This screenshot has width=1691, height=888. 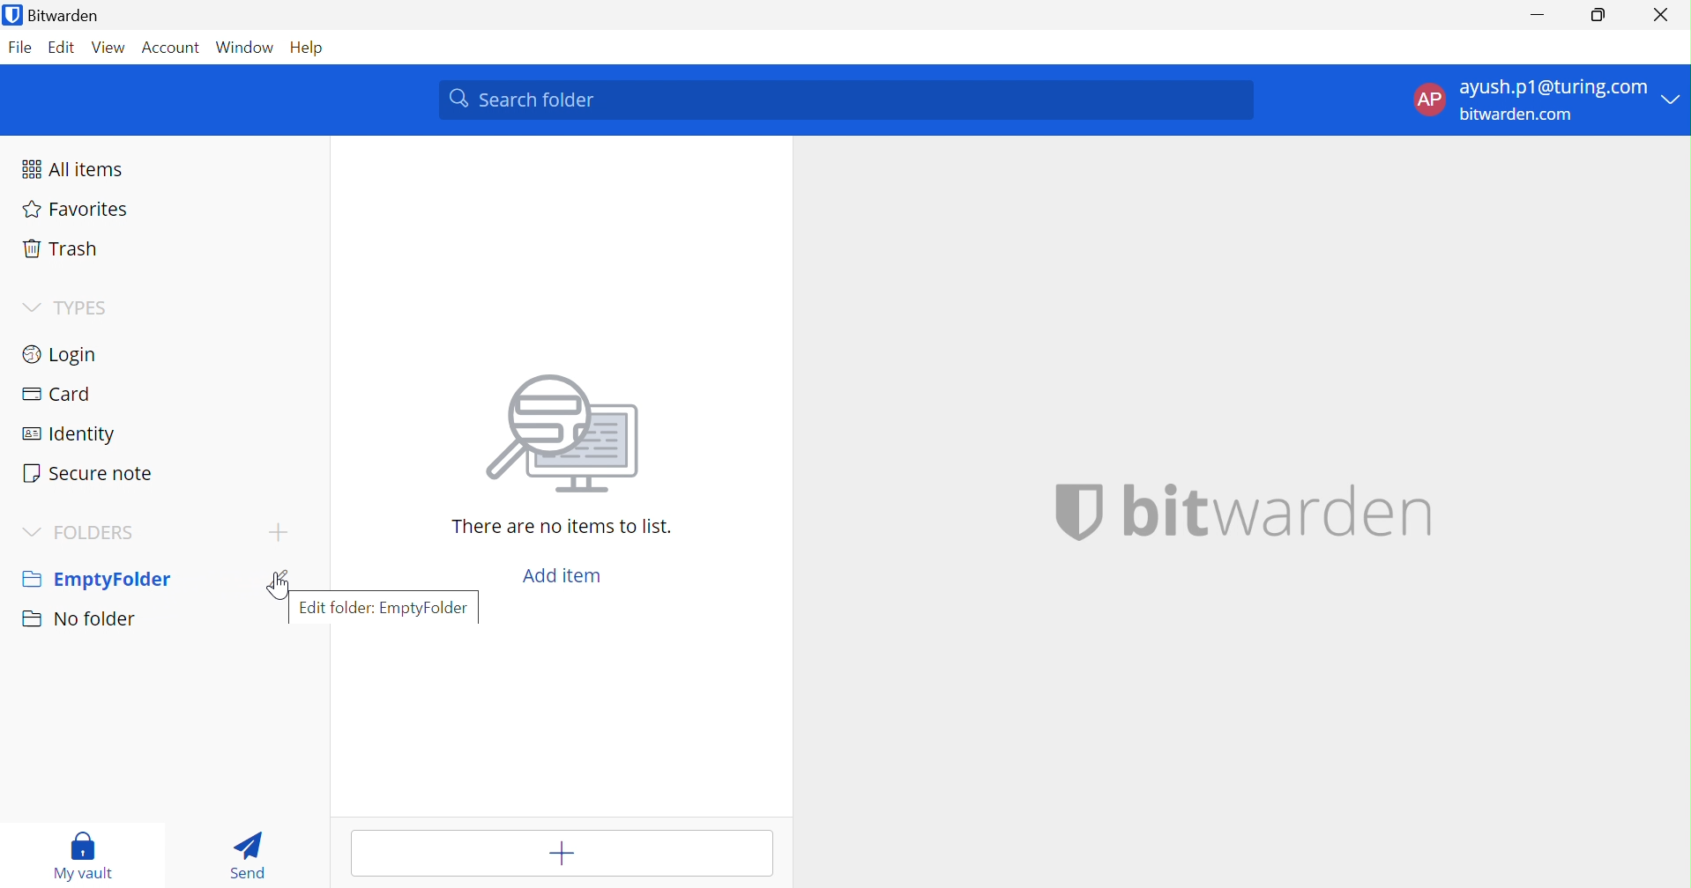 What do you see at coordinates (1661, 16) in the screenshot?
I see `Close` at bounding box center [1661, 16].